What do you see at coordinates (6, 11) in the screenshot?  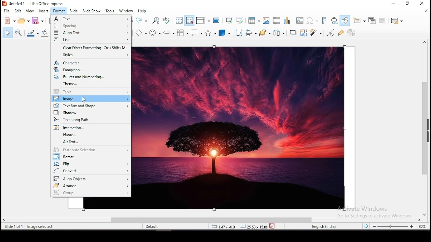 I see `file` at bounding box center [6, 11].